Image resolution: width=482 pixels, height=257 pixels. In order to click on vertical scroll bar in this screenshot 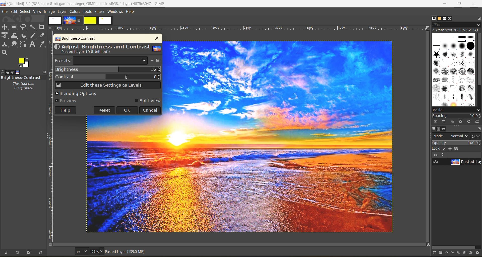, I will do `click(479, 61)`.